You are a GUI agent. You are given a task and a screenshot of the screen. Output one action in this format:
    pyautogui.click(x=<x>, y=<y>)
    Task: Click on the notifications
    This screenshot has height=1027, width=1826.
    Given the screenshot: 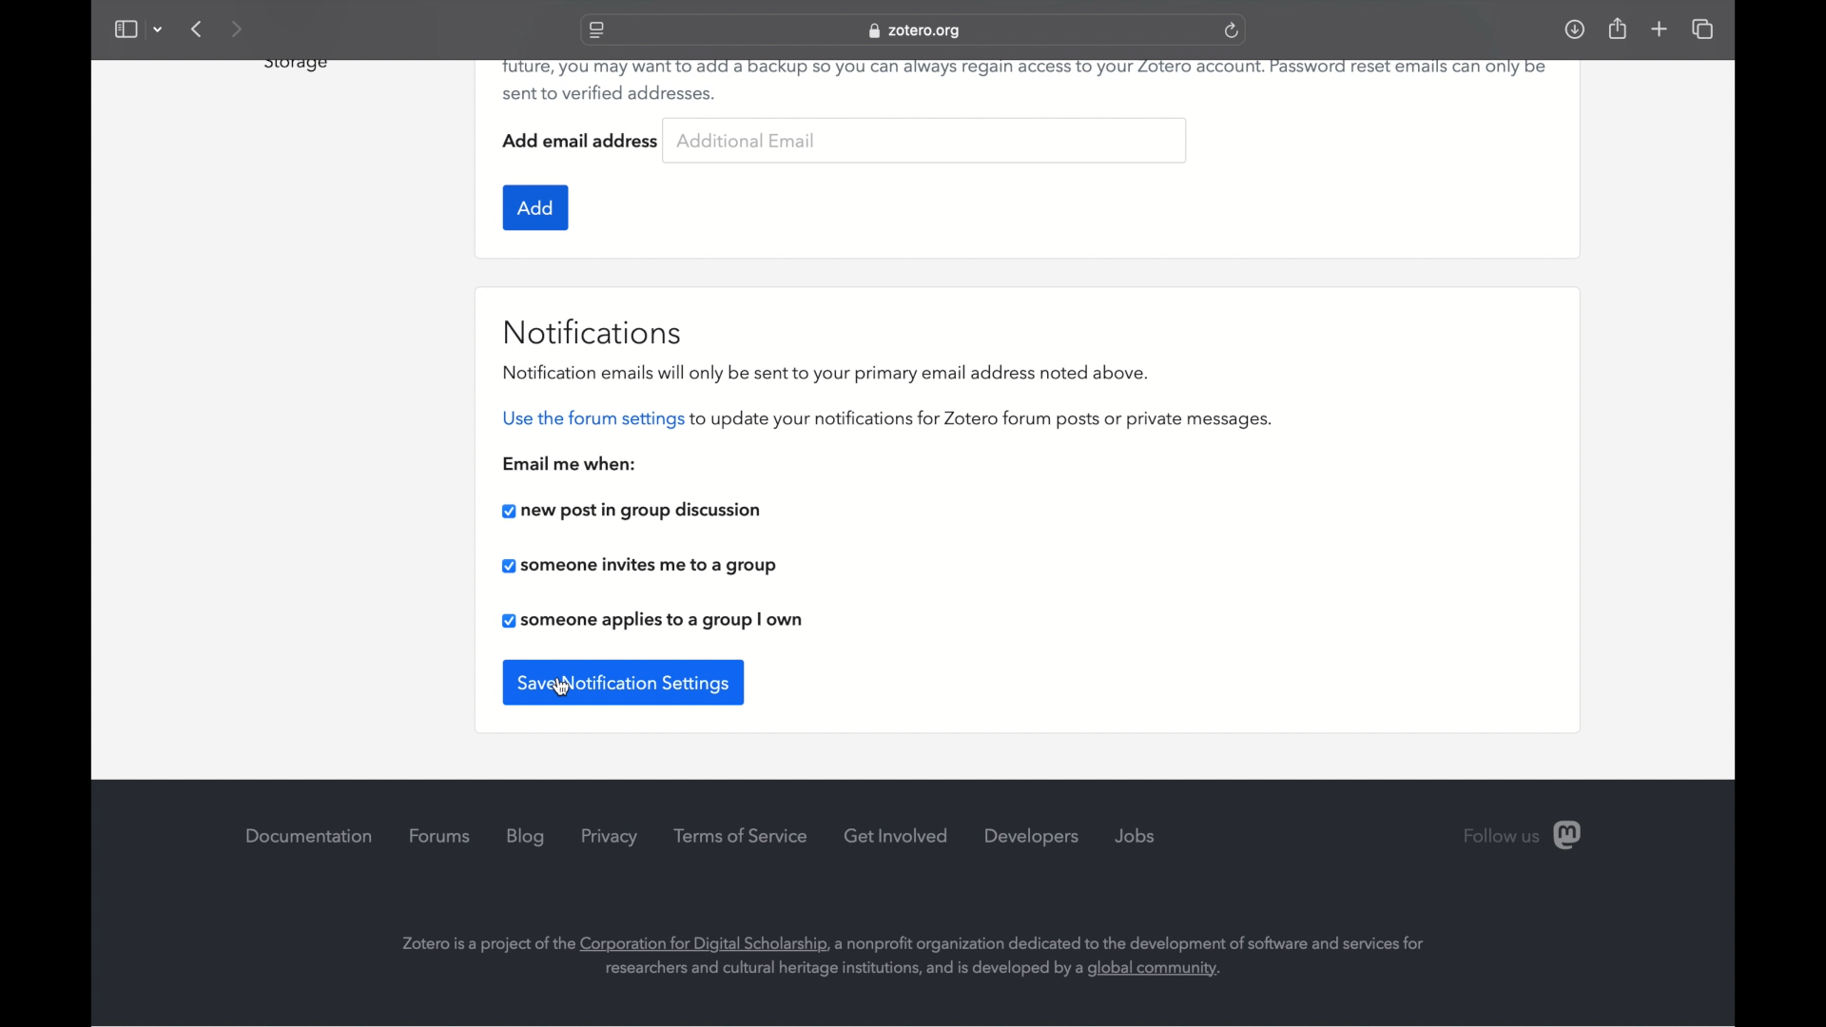 What is the action you would take?
    pyautogui.click(x=595, y=330)
    